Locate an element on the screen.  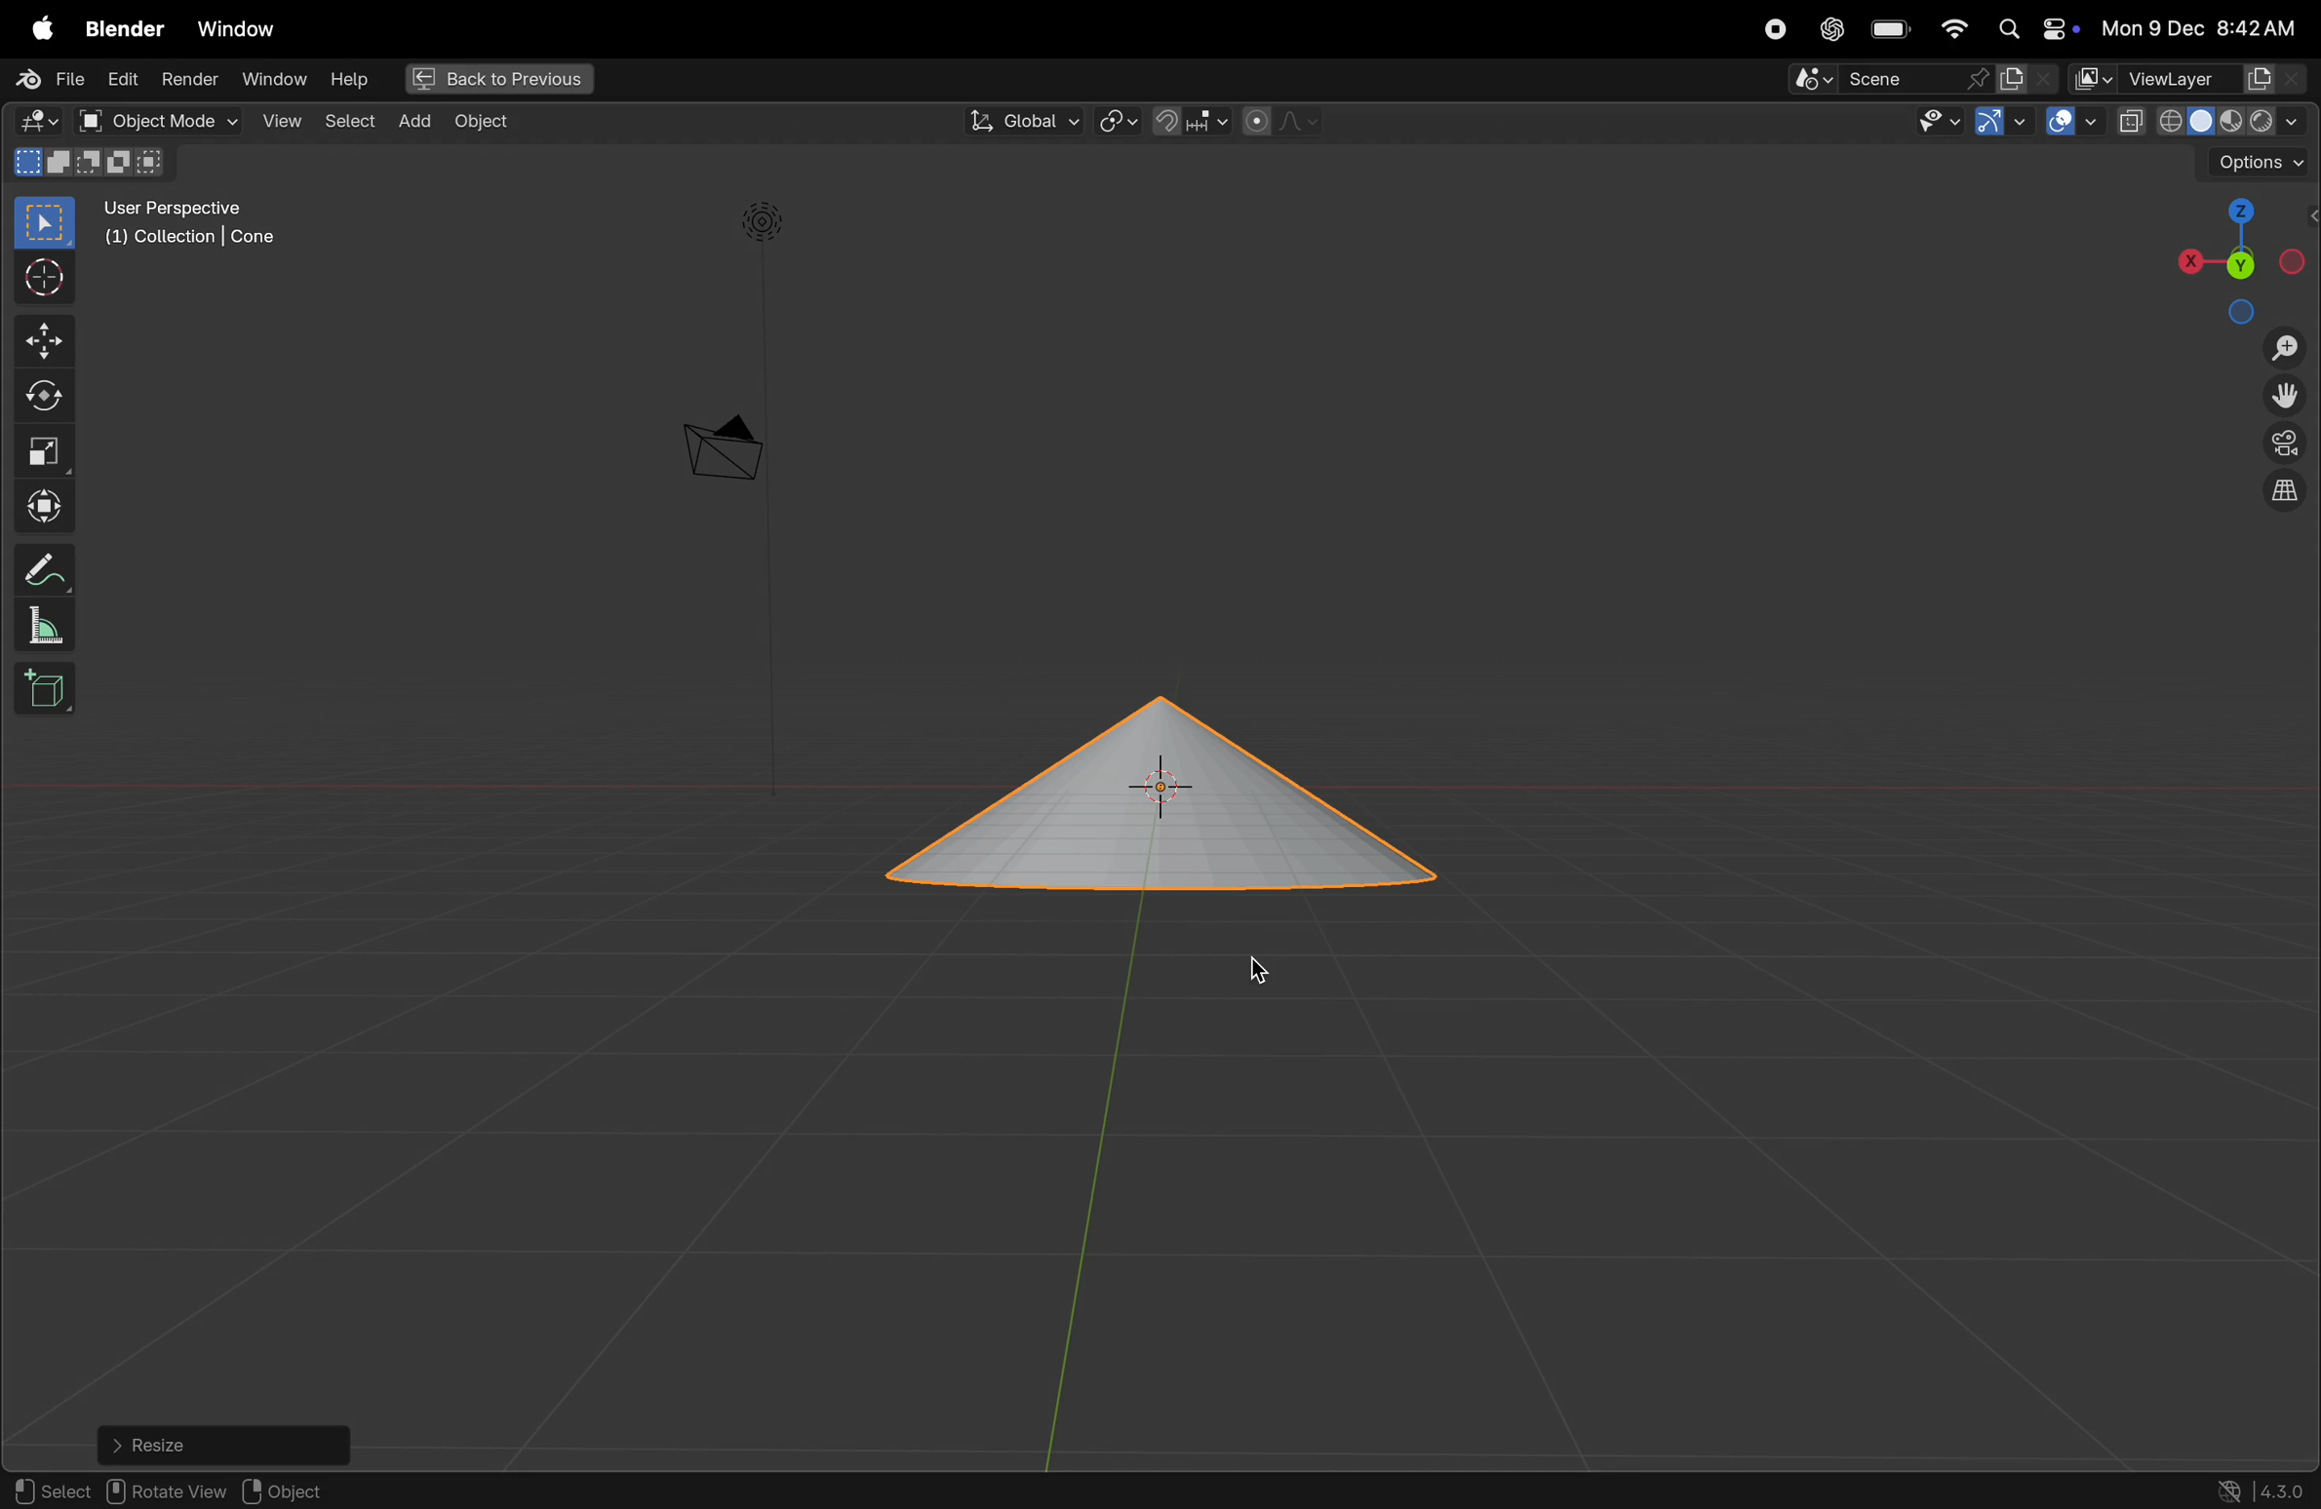
Edit is located at coordinates (122, 81).